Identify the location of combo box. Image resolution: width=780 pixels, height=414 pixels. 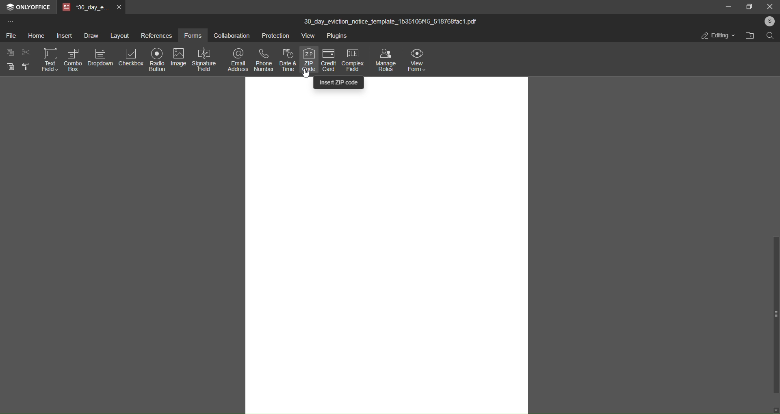
(72, 58).